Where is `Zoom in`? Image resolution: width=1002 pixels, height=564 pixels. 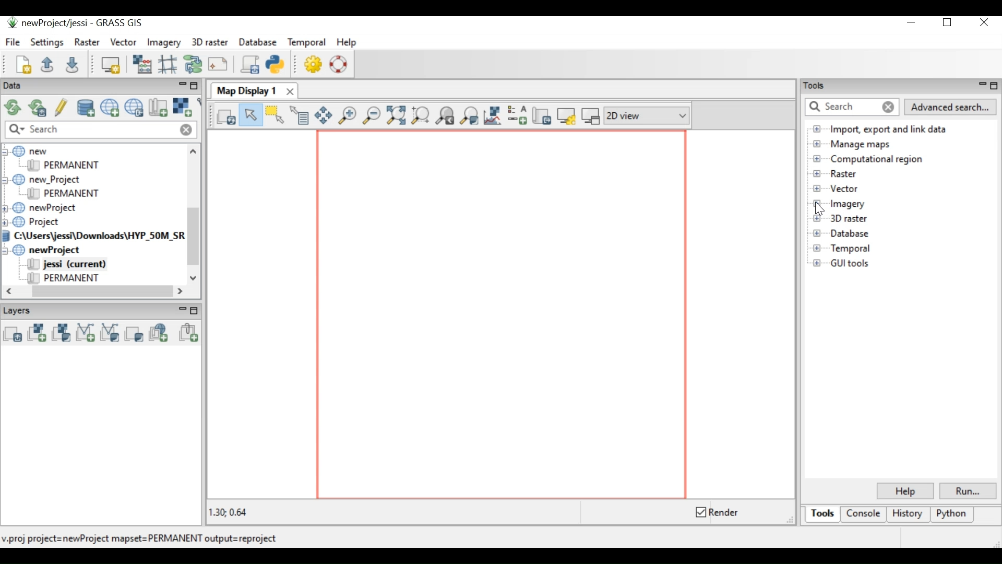
Zoom in is located at coordinates (346, 115).